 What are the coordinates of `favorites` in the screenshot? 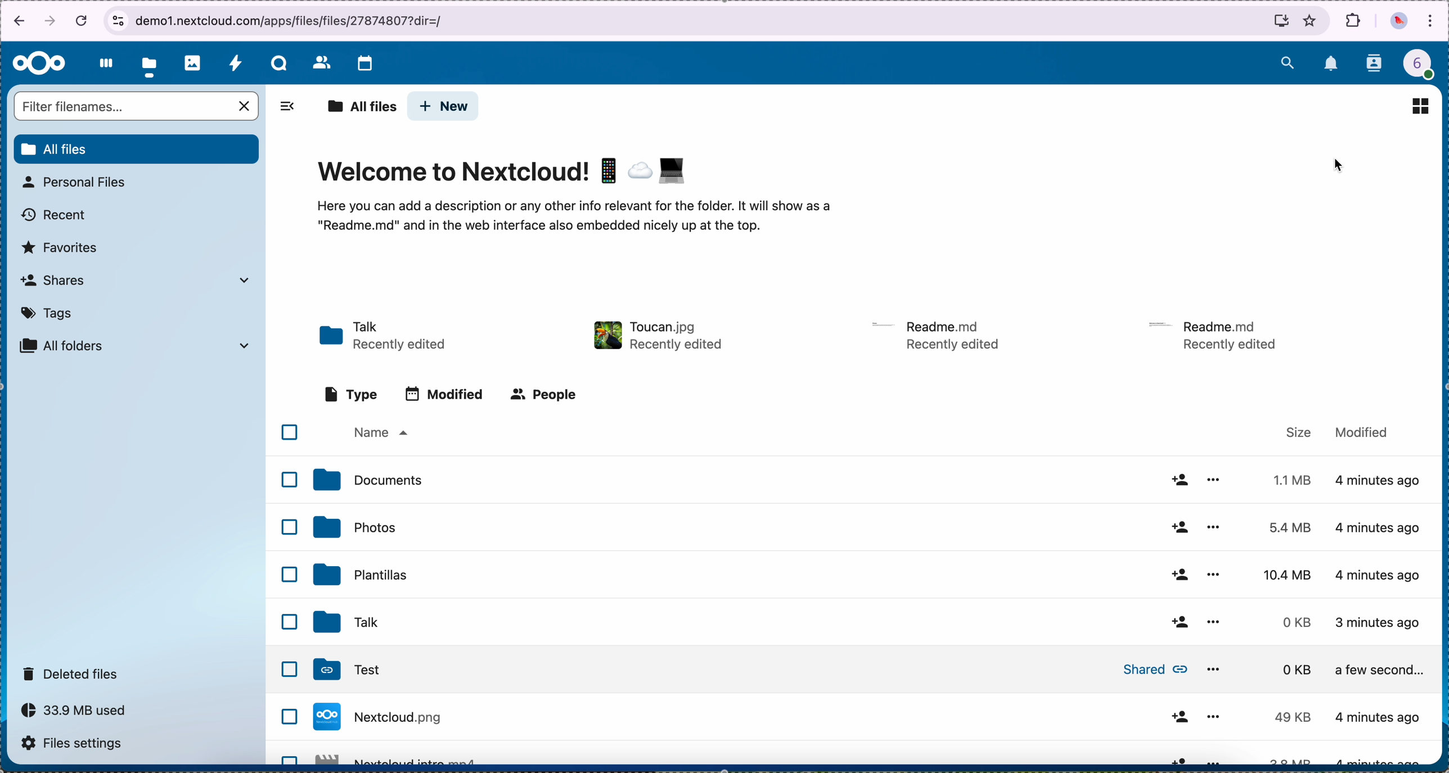 It's located at (1311, 20).